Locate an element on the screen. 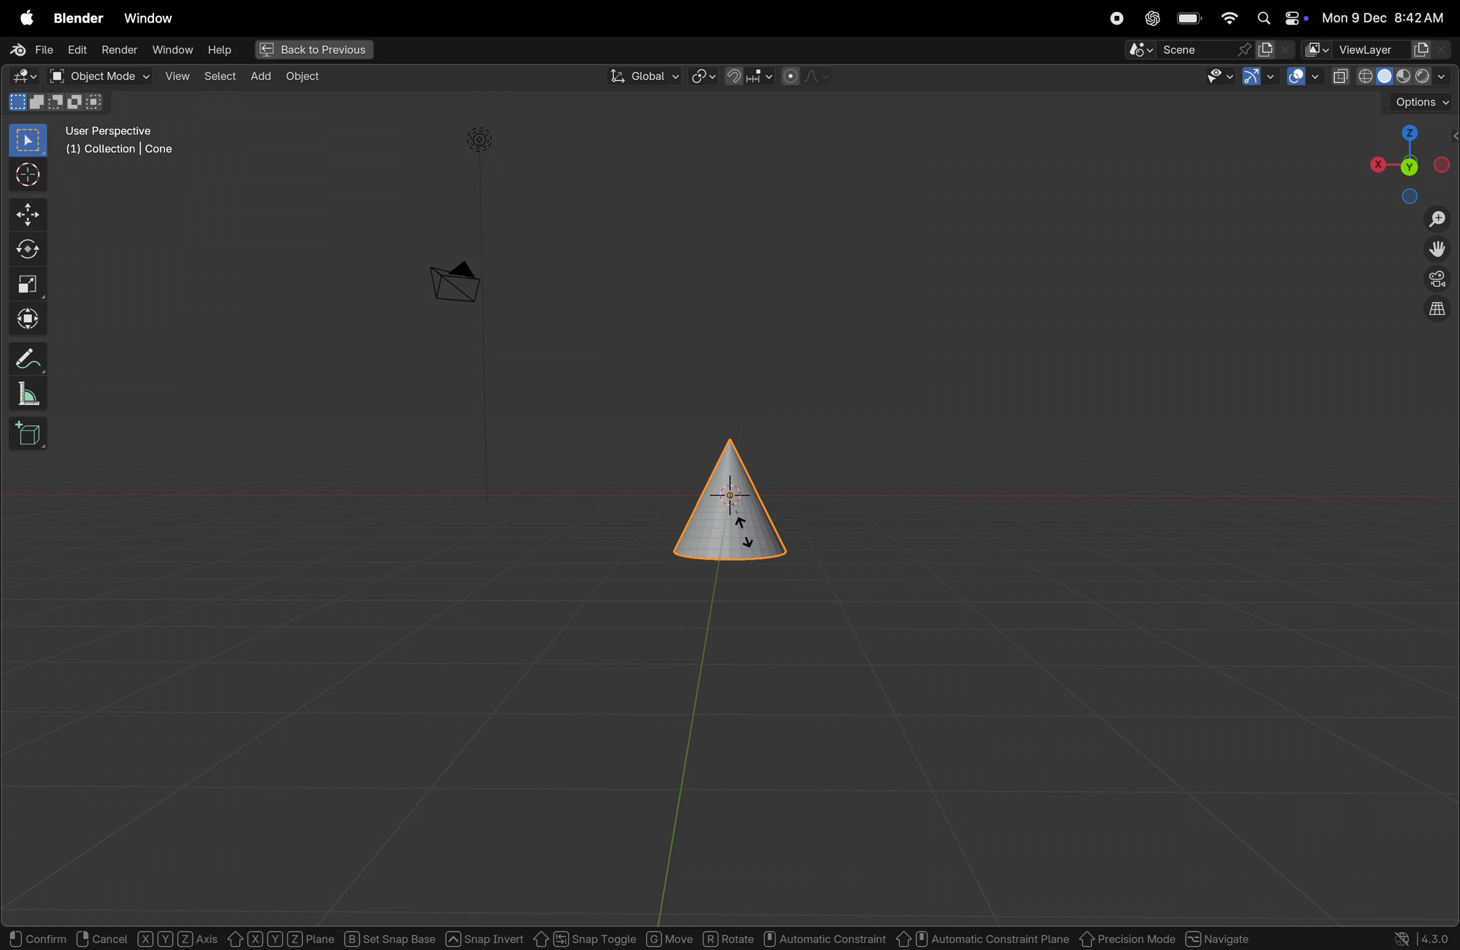 The image size is (1460, 950). snapping is located at coordinates (750, 75).